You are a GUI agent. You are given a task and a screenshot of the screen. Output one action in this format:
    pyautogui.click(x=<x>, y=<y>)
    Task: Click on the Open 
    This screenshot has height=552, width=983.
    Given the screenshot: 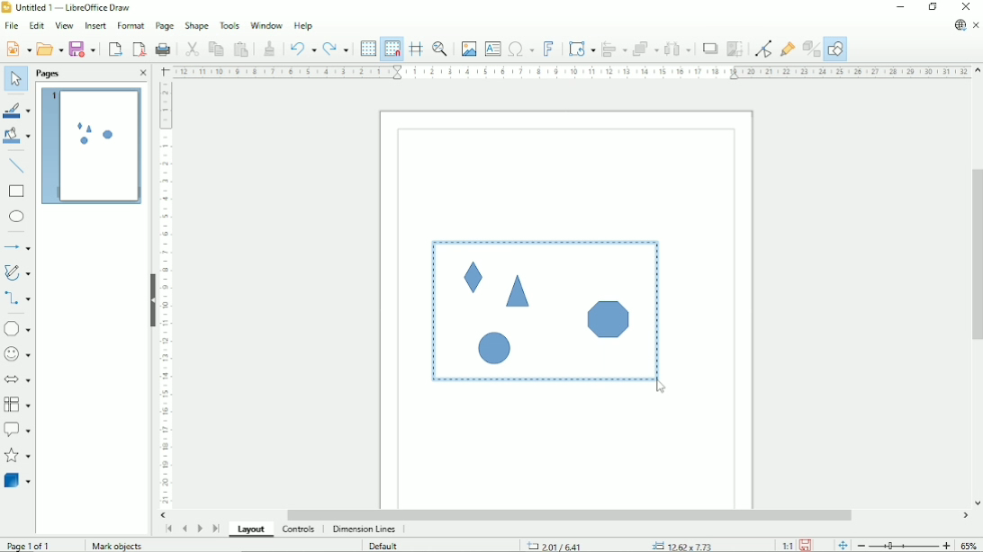 What is the action you would take?
    pyautogui.click(x=50, y=49)
    